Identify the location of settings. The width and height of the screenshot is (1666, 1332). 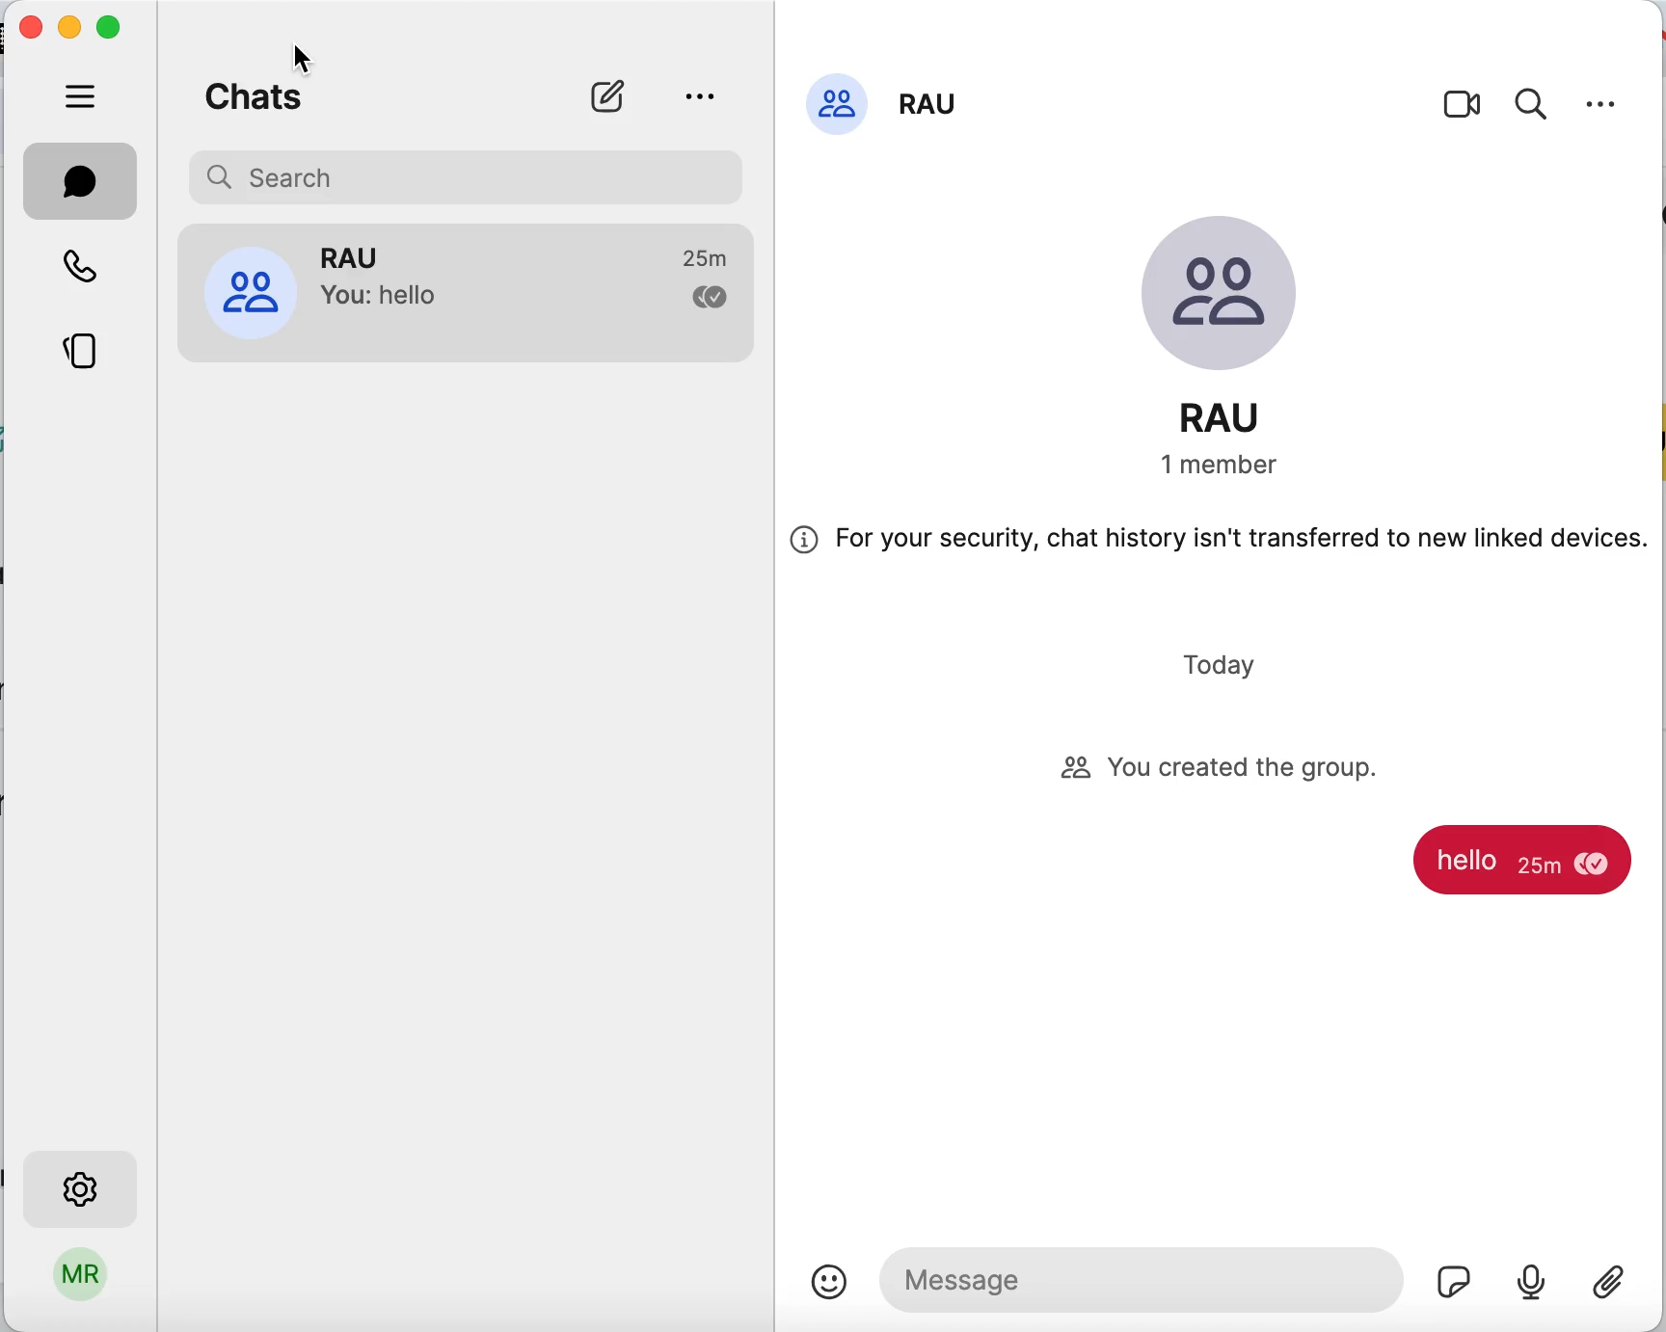
(1610, 95).